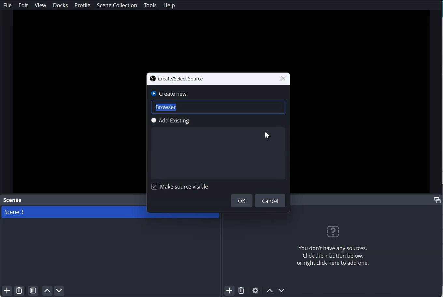 The height and width of the screenshot is (297, 443). I want to click on Move Source up, so click(269, 290).